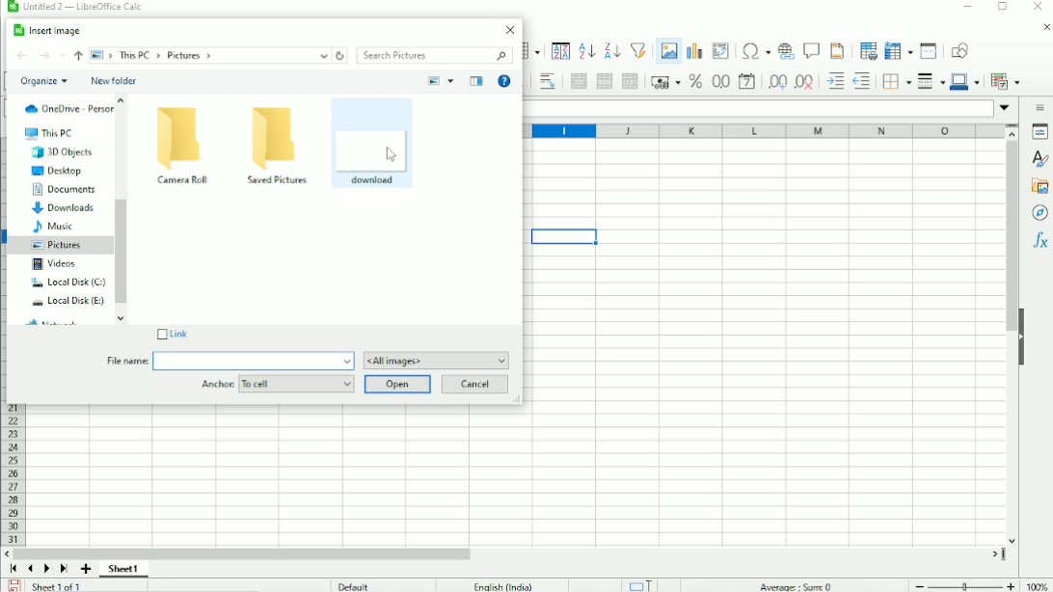  What do you see at coordinates (813, 50) in the screenshot?
I see `Insert comments` at bounding box center [813, 50].